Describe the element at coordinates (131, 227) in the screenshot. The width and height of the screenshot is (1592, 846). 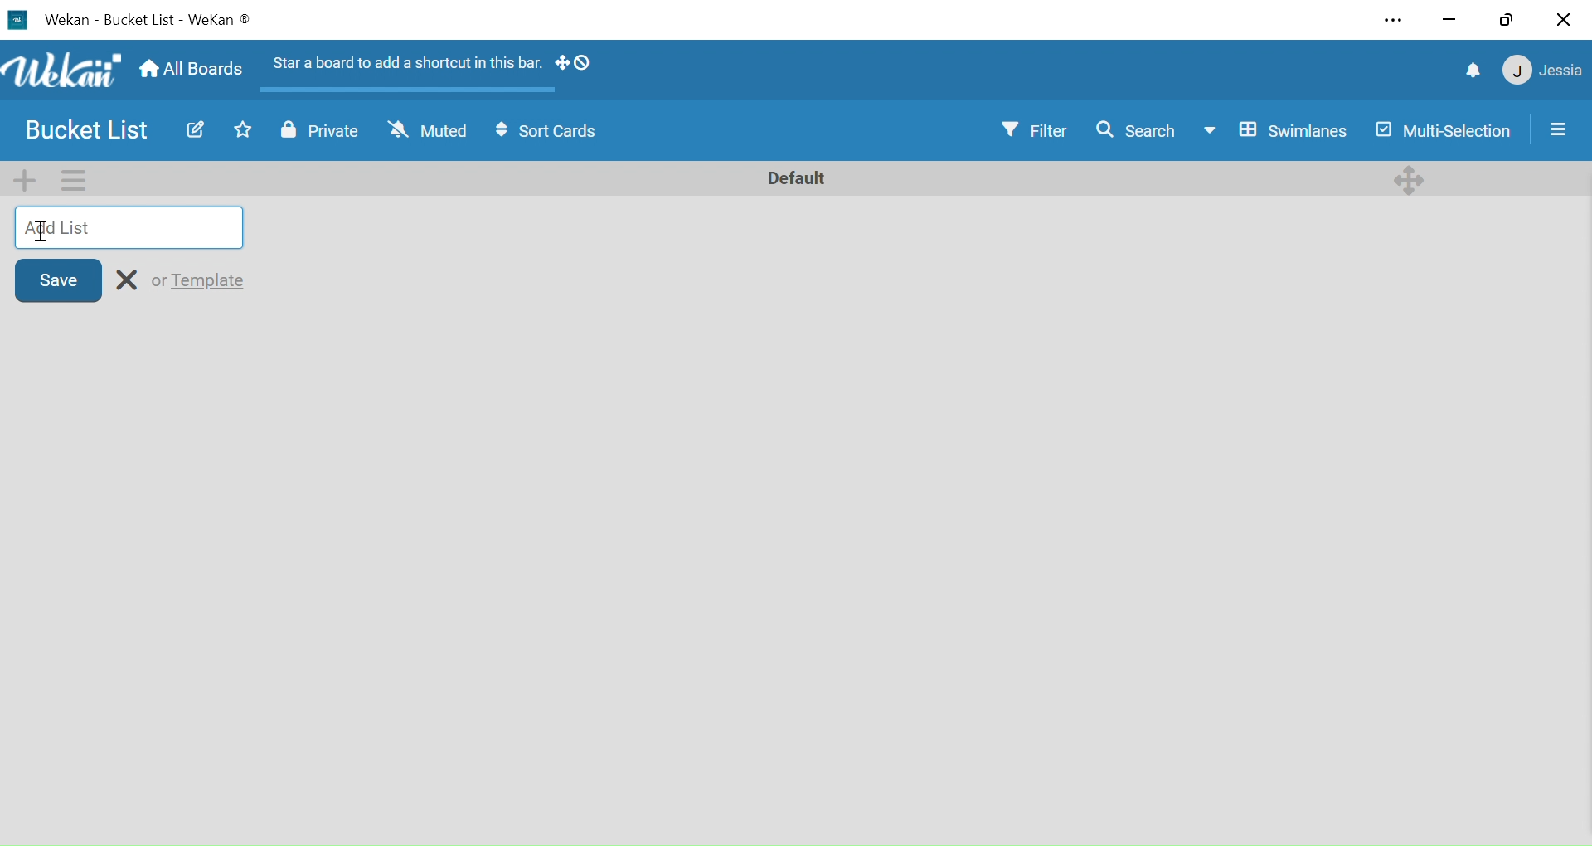
I see `Add list` at that location.